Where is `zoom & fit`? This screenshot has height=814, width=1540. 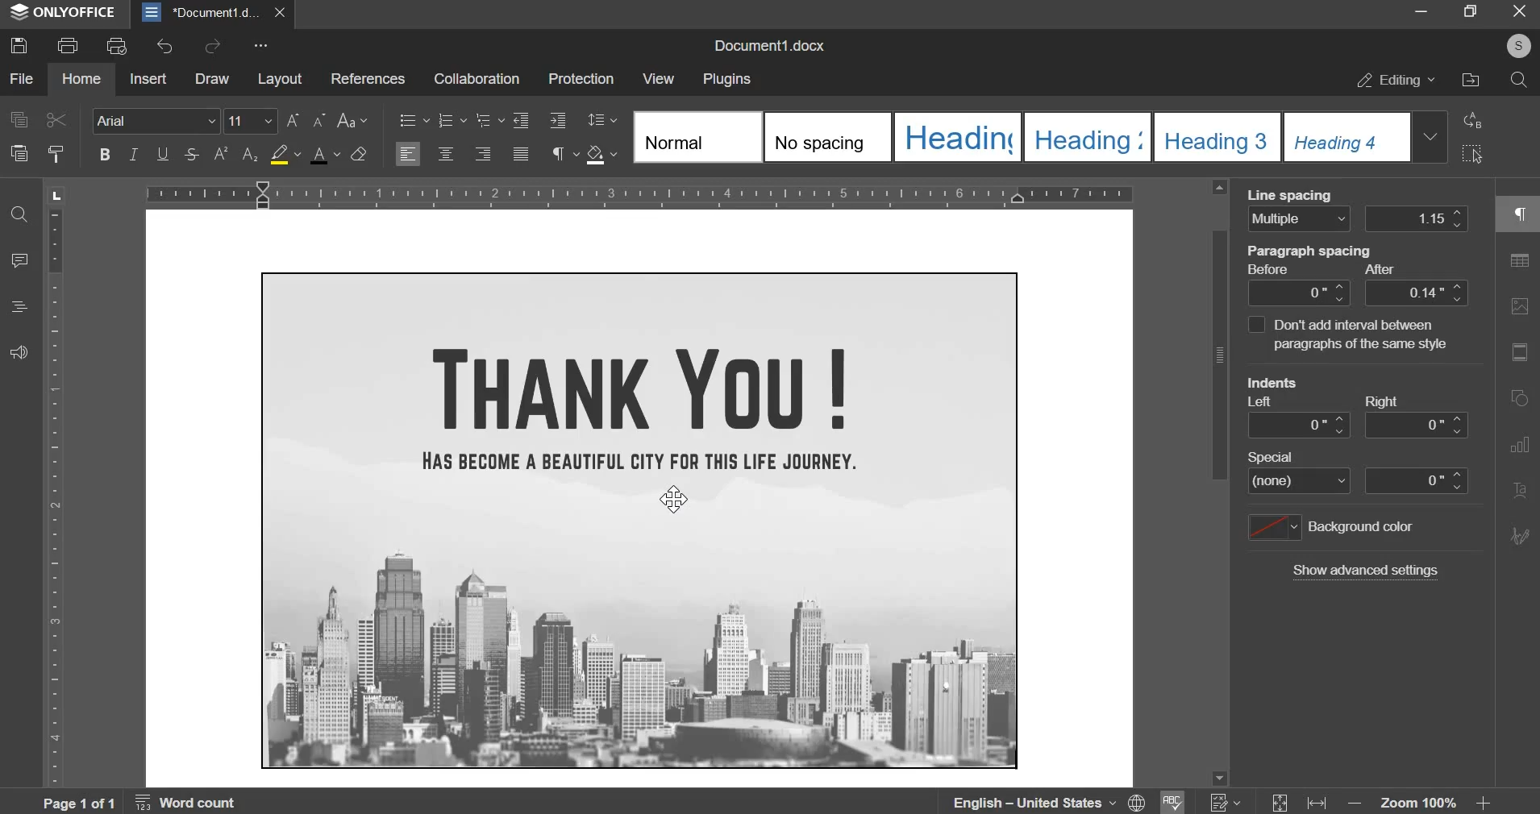
zoom & fit is located at coordinates (1380, 799).